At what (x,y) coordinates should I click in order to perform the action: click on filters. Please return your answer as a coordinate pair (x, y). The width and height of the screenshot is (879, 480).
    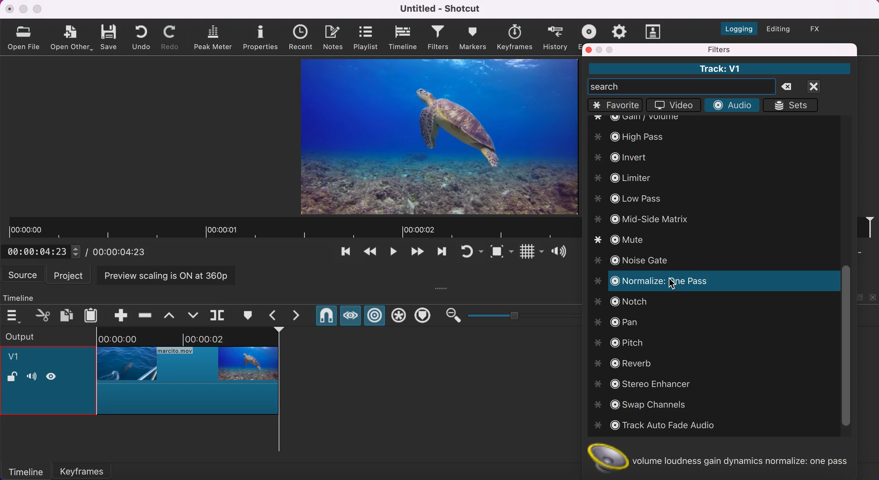
    Looking at the image, I should click on (754, 49).